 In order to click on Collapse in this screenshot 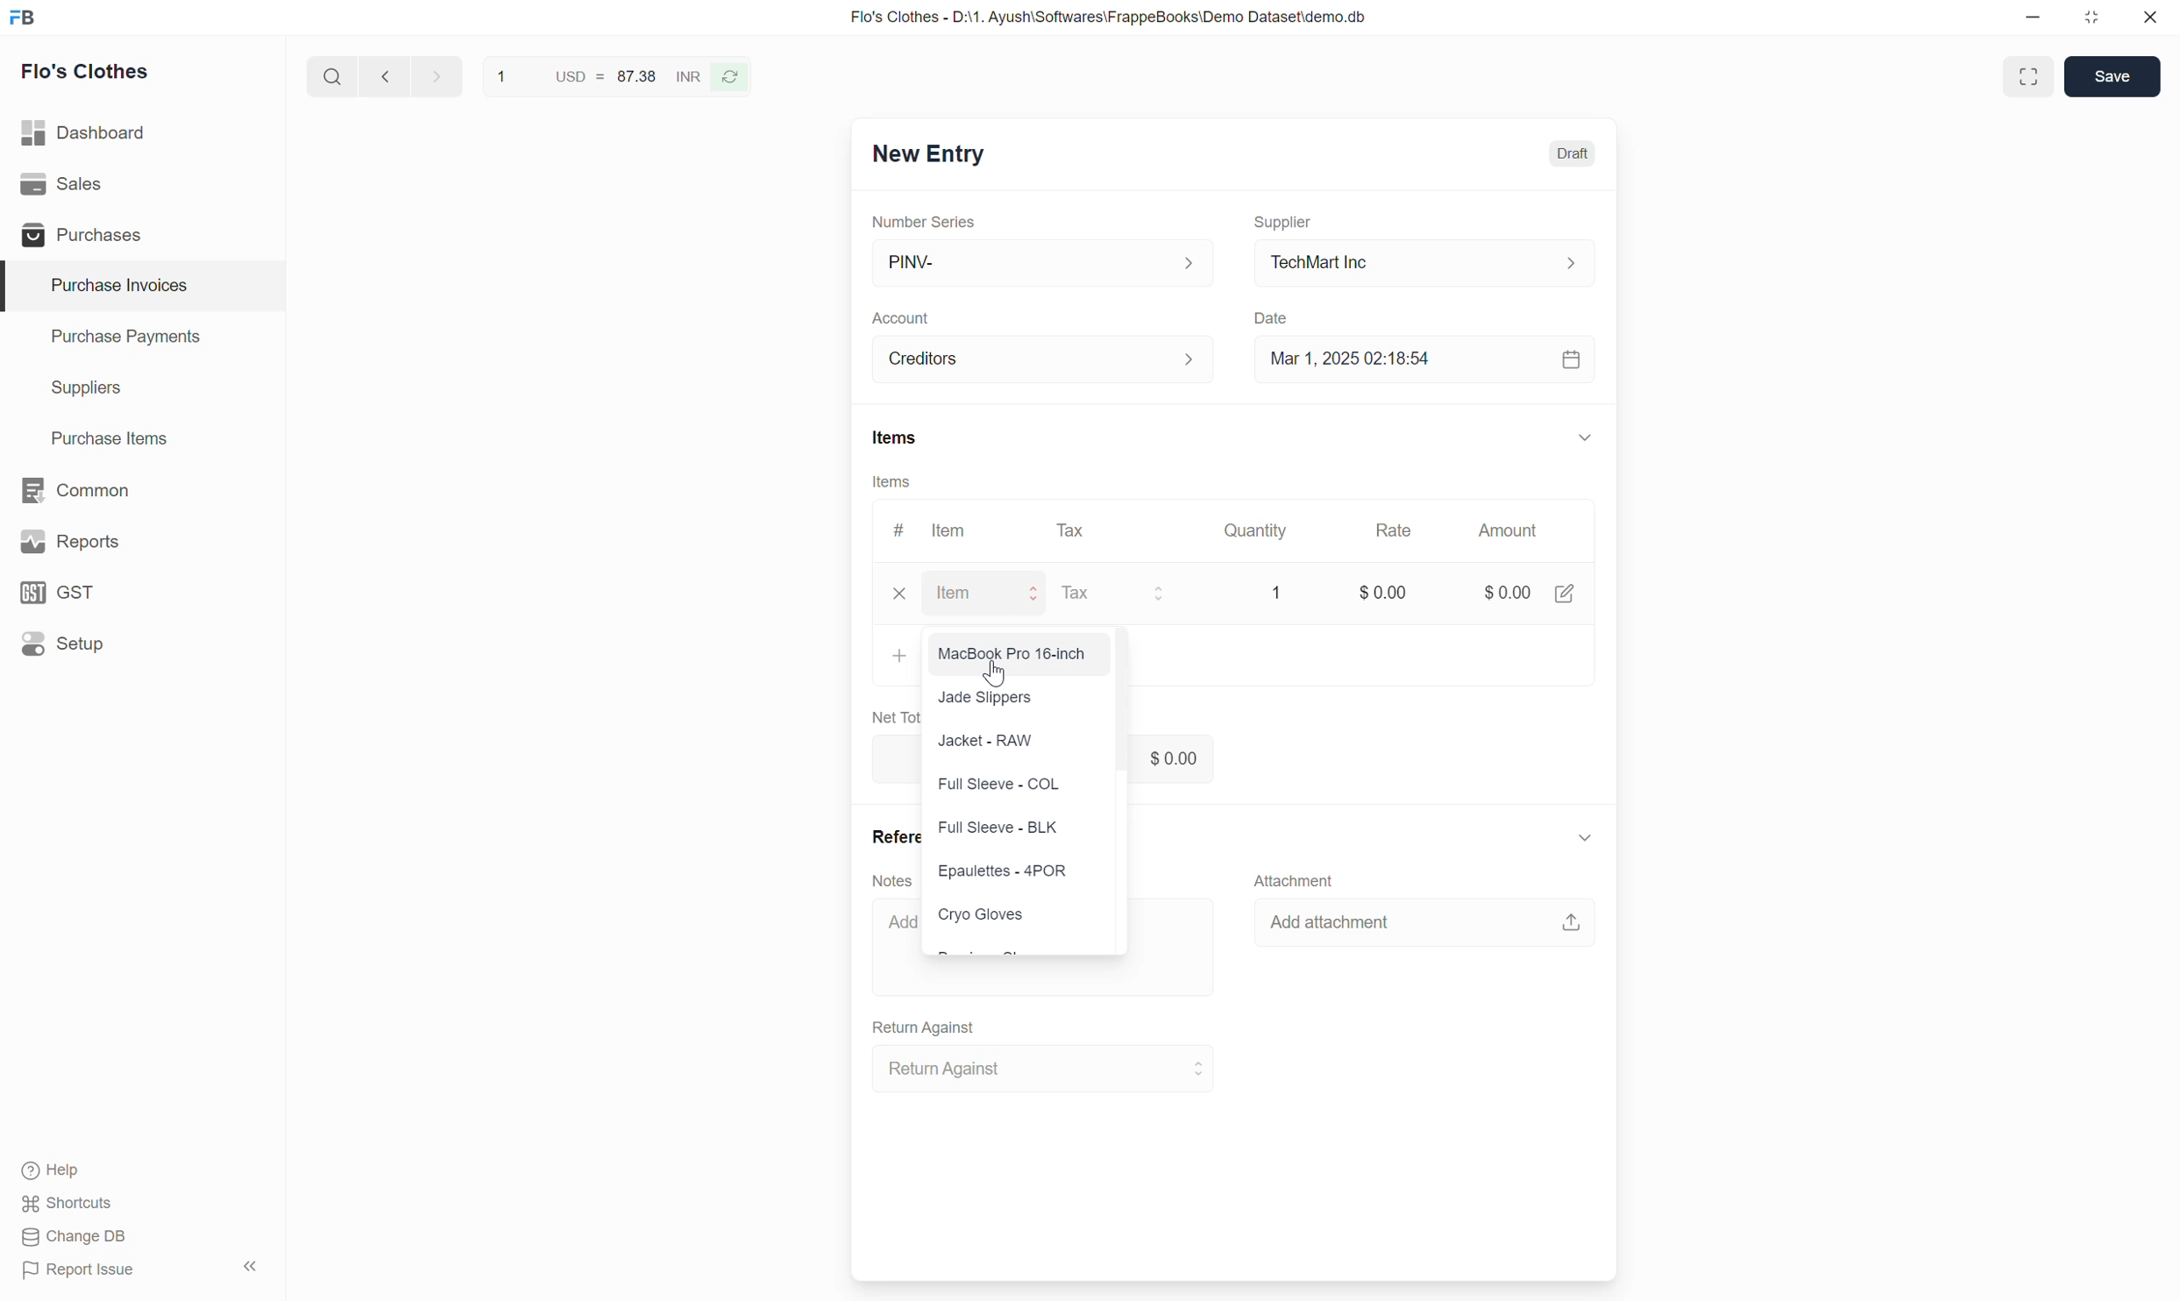, I will do `click(250, 1266)`.